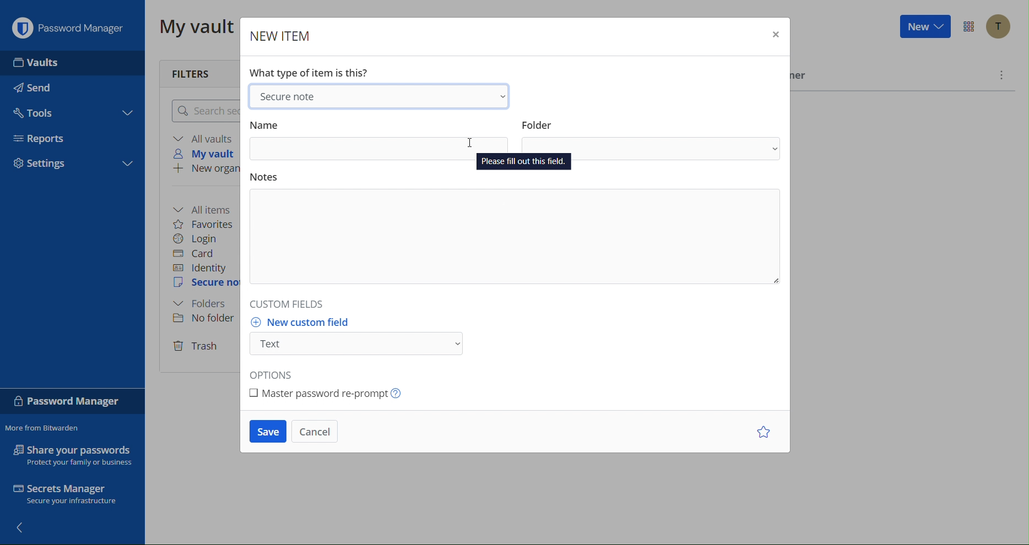 This screenshot has height=545, width=1029. Describe the element at coordinates (46, 428) in the screenshot. I see `More from Bitwarden` at that location.